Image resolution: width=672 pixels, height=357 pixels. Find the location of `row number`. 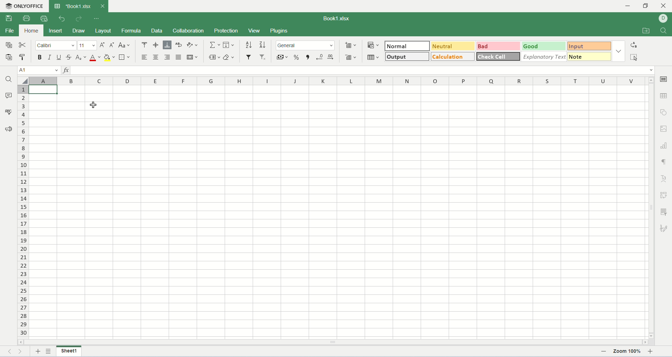

row number is located at coordinates (22, 211).